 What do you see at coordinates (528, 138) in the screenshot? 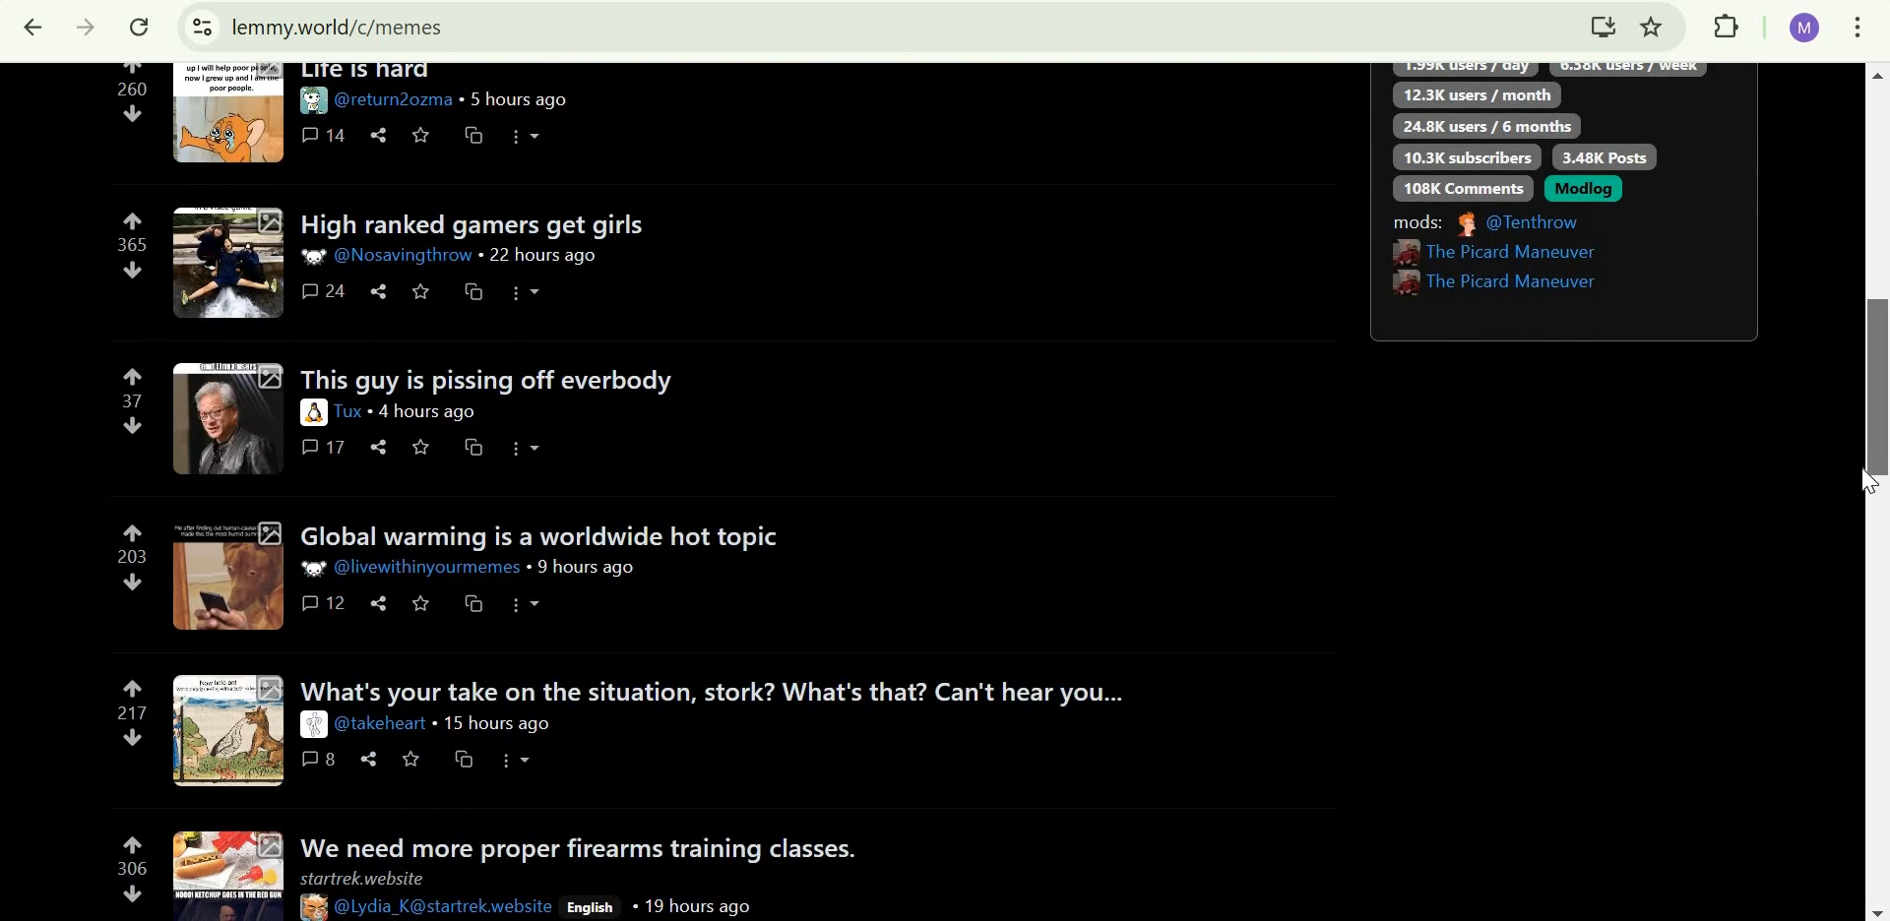
I see `more` at bounding box center [528, 138].